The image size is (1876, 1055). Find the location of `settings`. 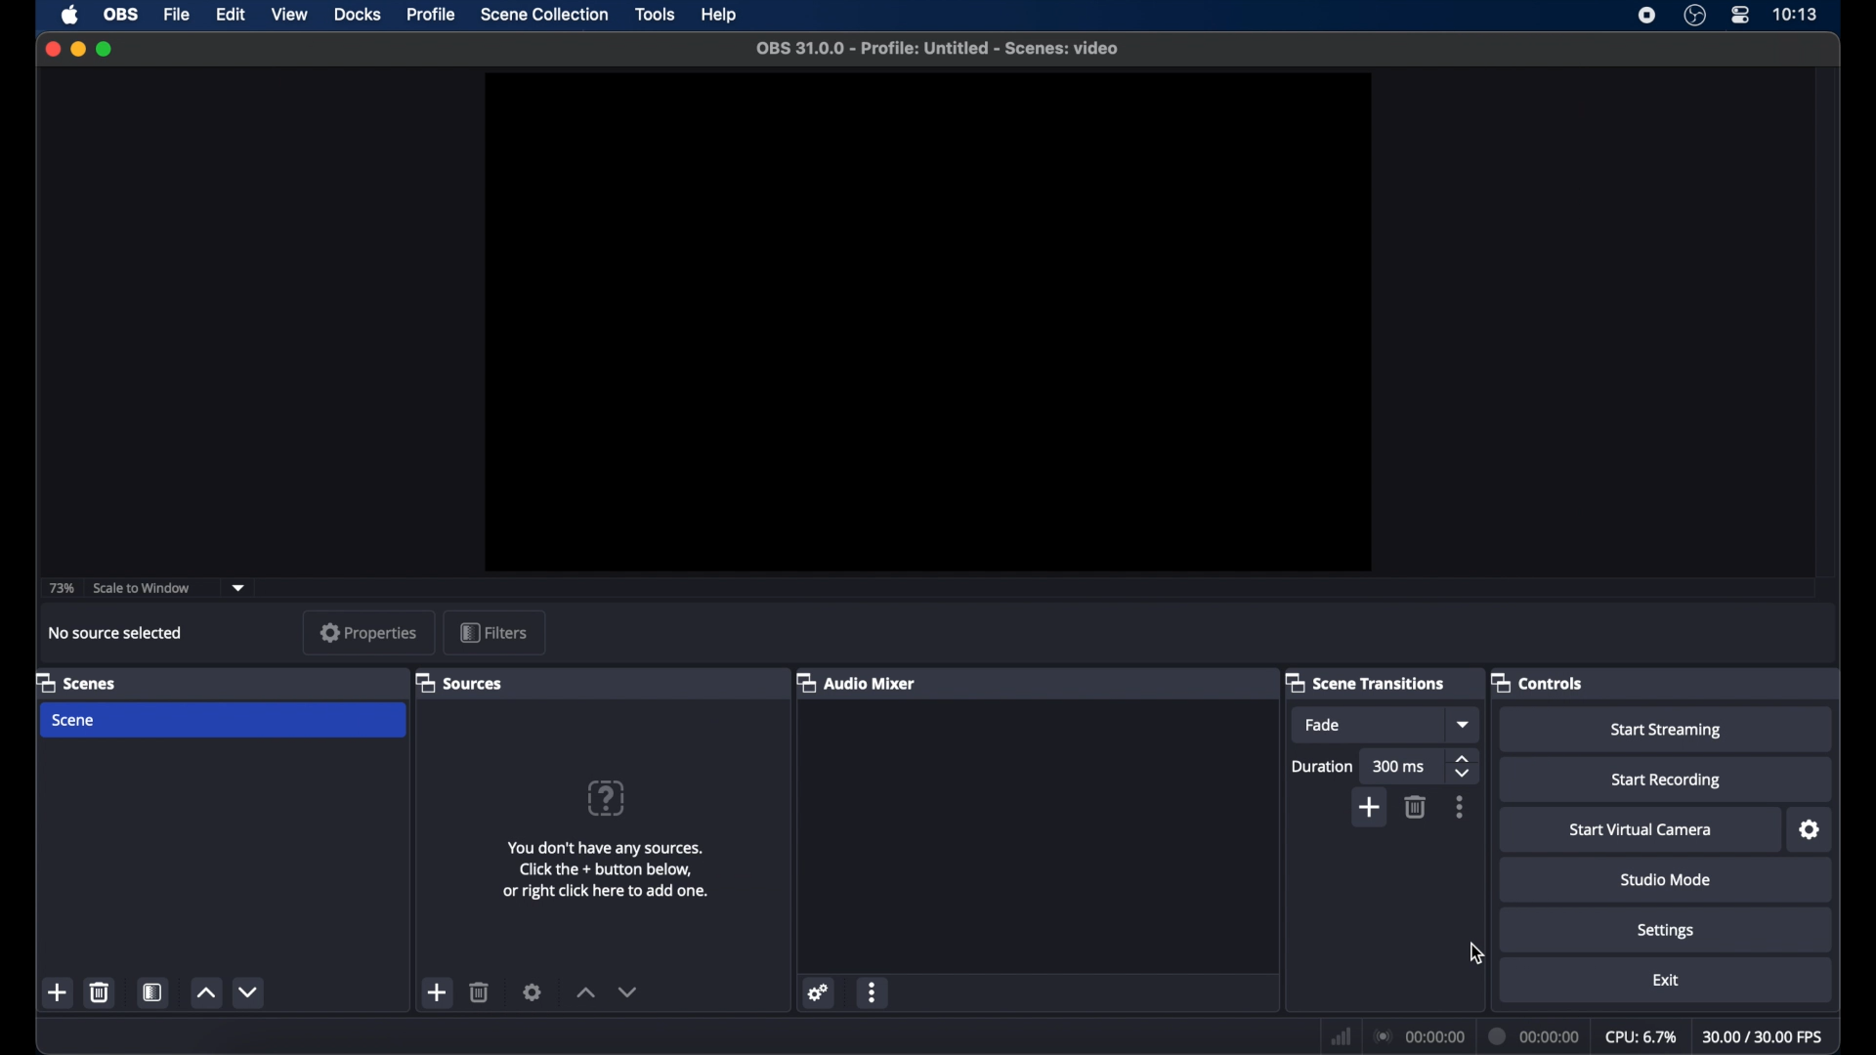

settings is located at coordinates (1812, 830).